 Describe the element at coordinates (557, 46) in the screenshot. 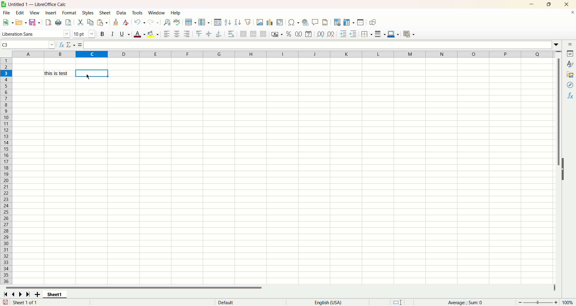

I see `Expand fuction bar` at that location.